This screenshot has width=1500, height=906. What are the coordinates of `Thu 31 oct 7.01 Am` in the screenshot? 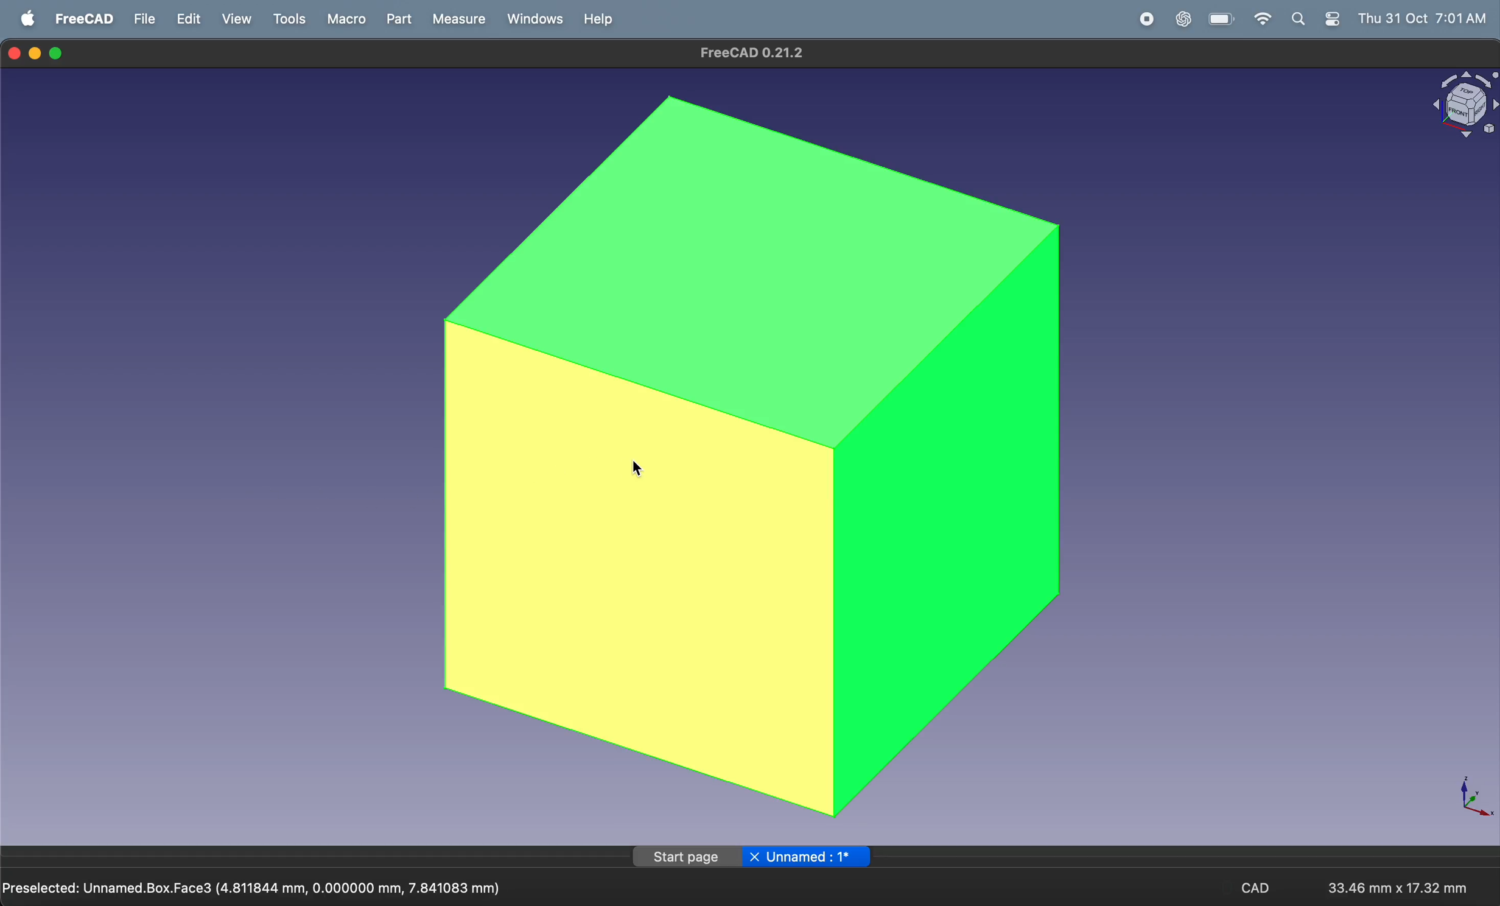 It's located at (1429, 19).